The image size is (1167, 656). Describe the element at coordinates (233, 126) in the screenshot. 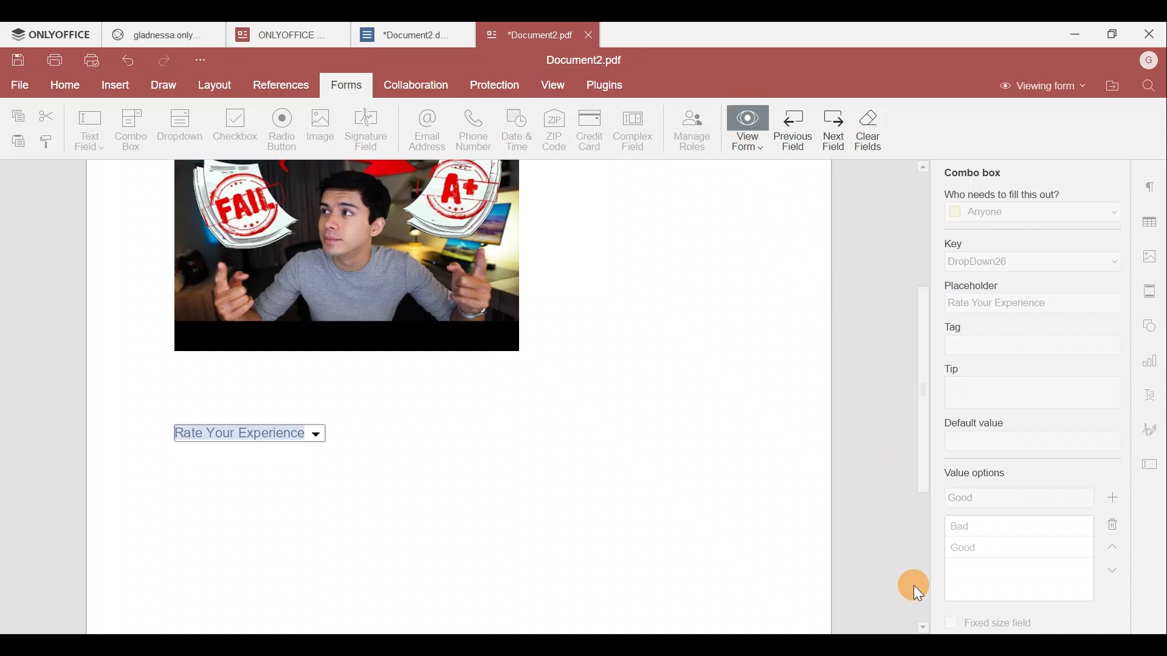

I see `Checkbox` at that location.